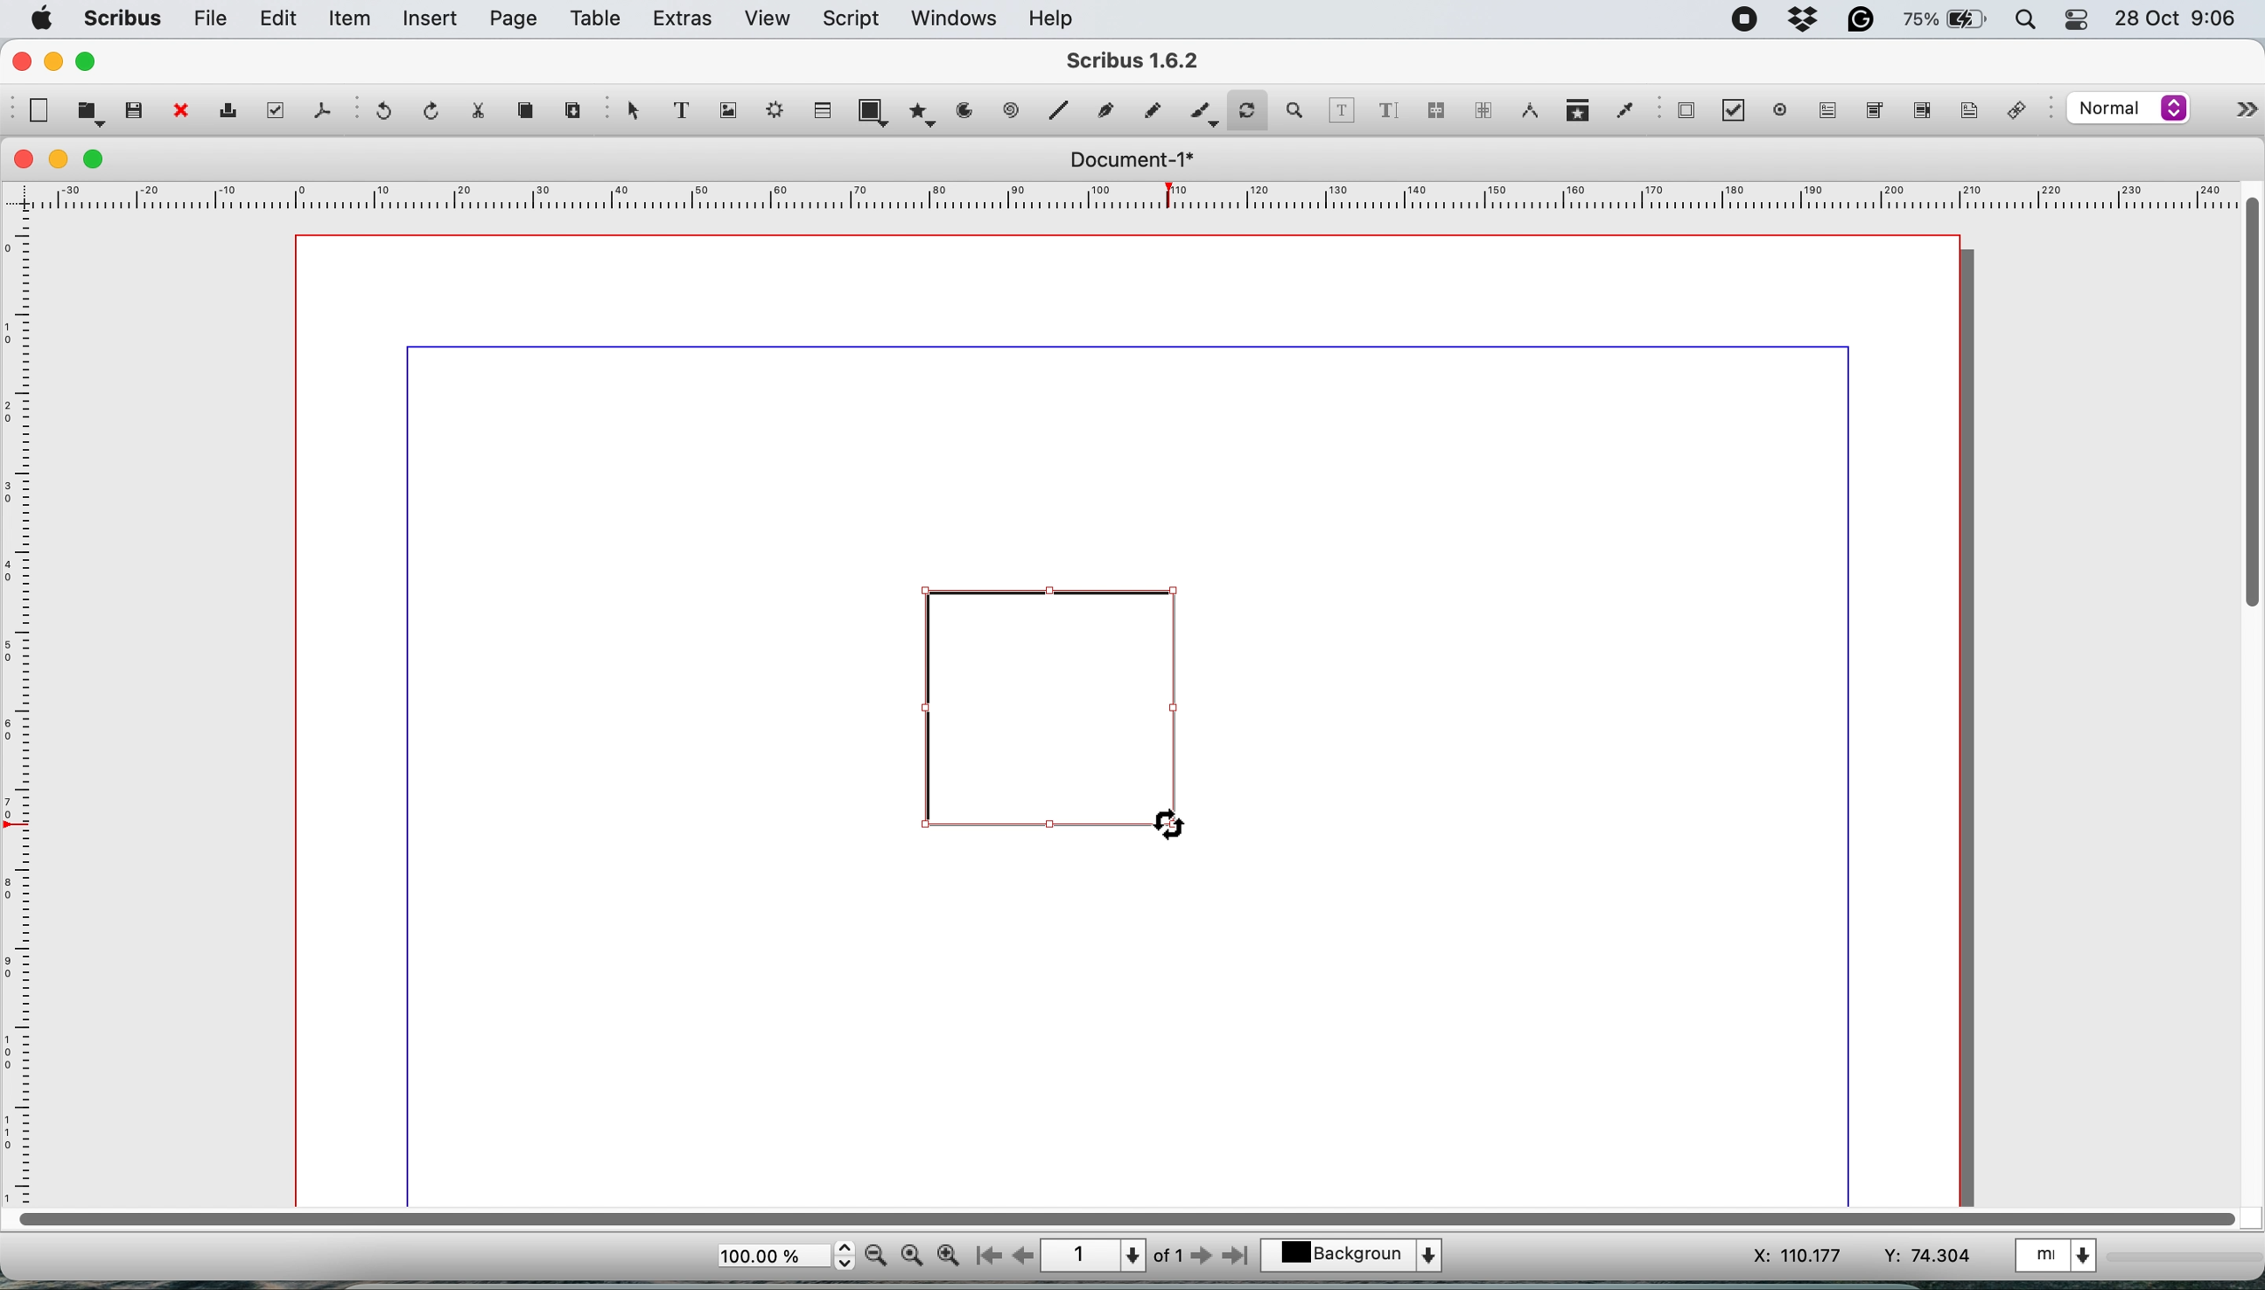  Describe the element at coordinates (1343, 110) in the screenshot. I see `edit contents of frame` at that location.